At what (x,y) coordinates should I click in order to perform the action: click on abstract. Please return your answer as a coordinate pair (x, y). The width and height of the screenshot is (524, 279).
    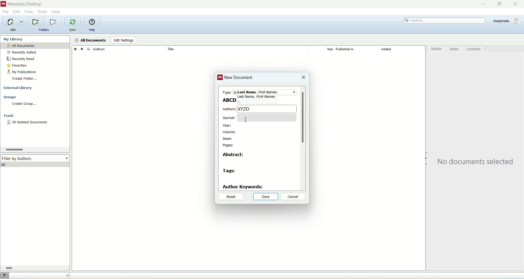
    Looking at the image, I should click on (235, 155).